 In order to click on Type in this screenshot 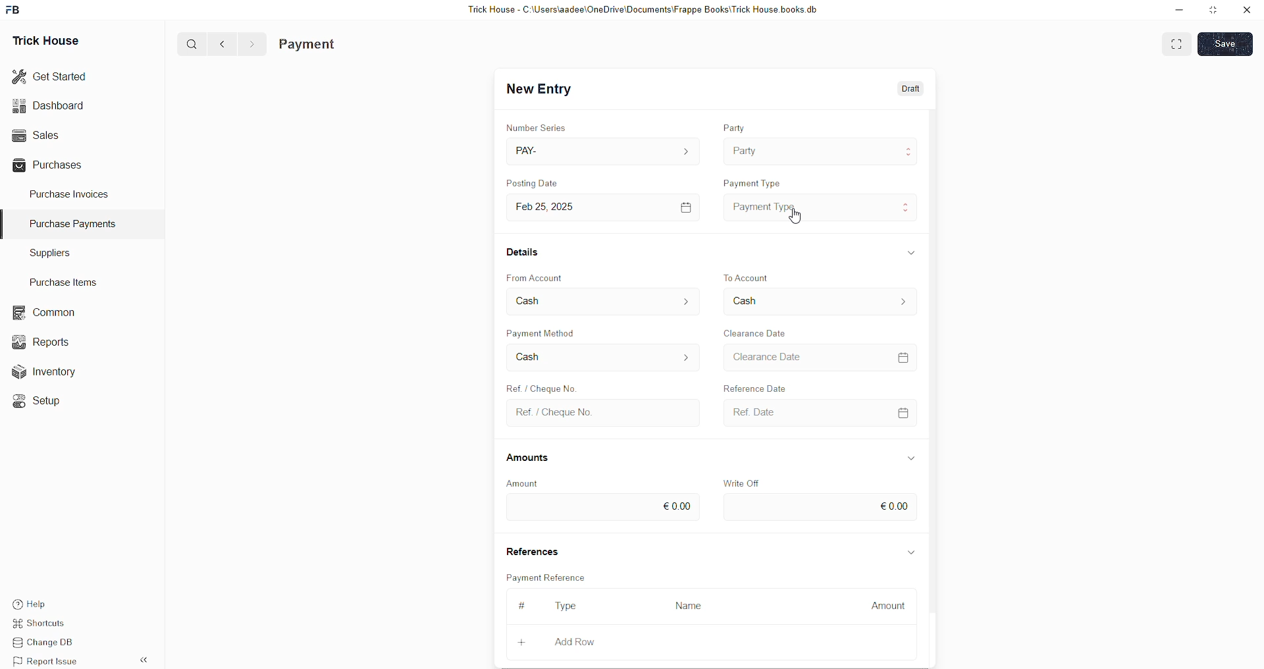, I will do `click(571, 607)`.